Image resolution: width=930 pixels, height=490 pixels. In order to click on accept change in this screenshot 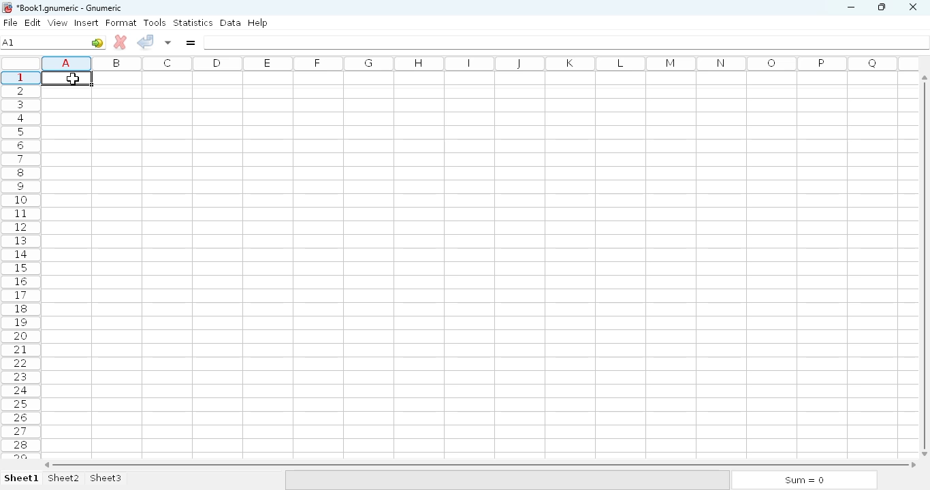, I will do `click(145, 41)`.